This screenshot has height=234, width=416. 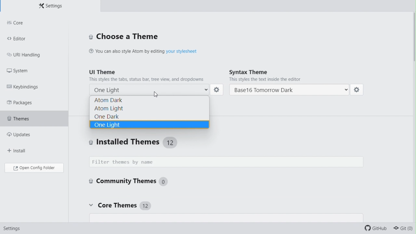 What do you see at coordinates (27, 85) in the screenshot?
I see `key Bindings` at bounding box center [27, 85].